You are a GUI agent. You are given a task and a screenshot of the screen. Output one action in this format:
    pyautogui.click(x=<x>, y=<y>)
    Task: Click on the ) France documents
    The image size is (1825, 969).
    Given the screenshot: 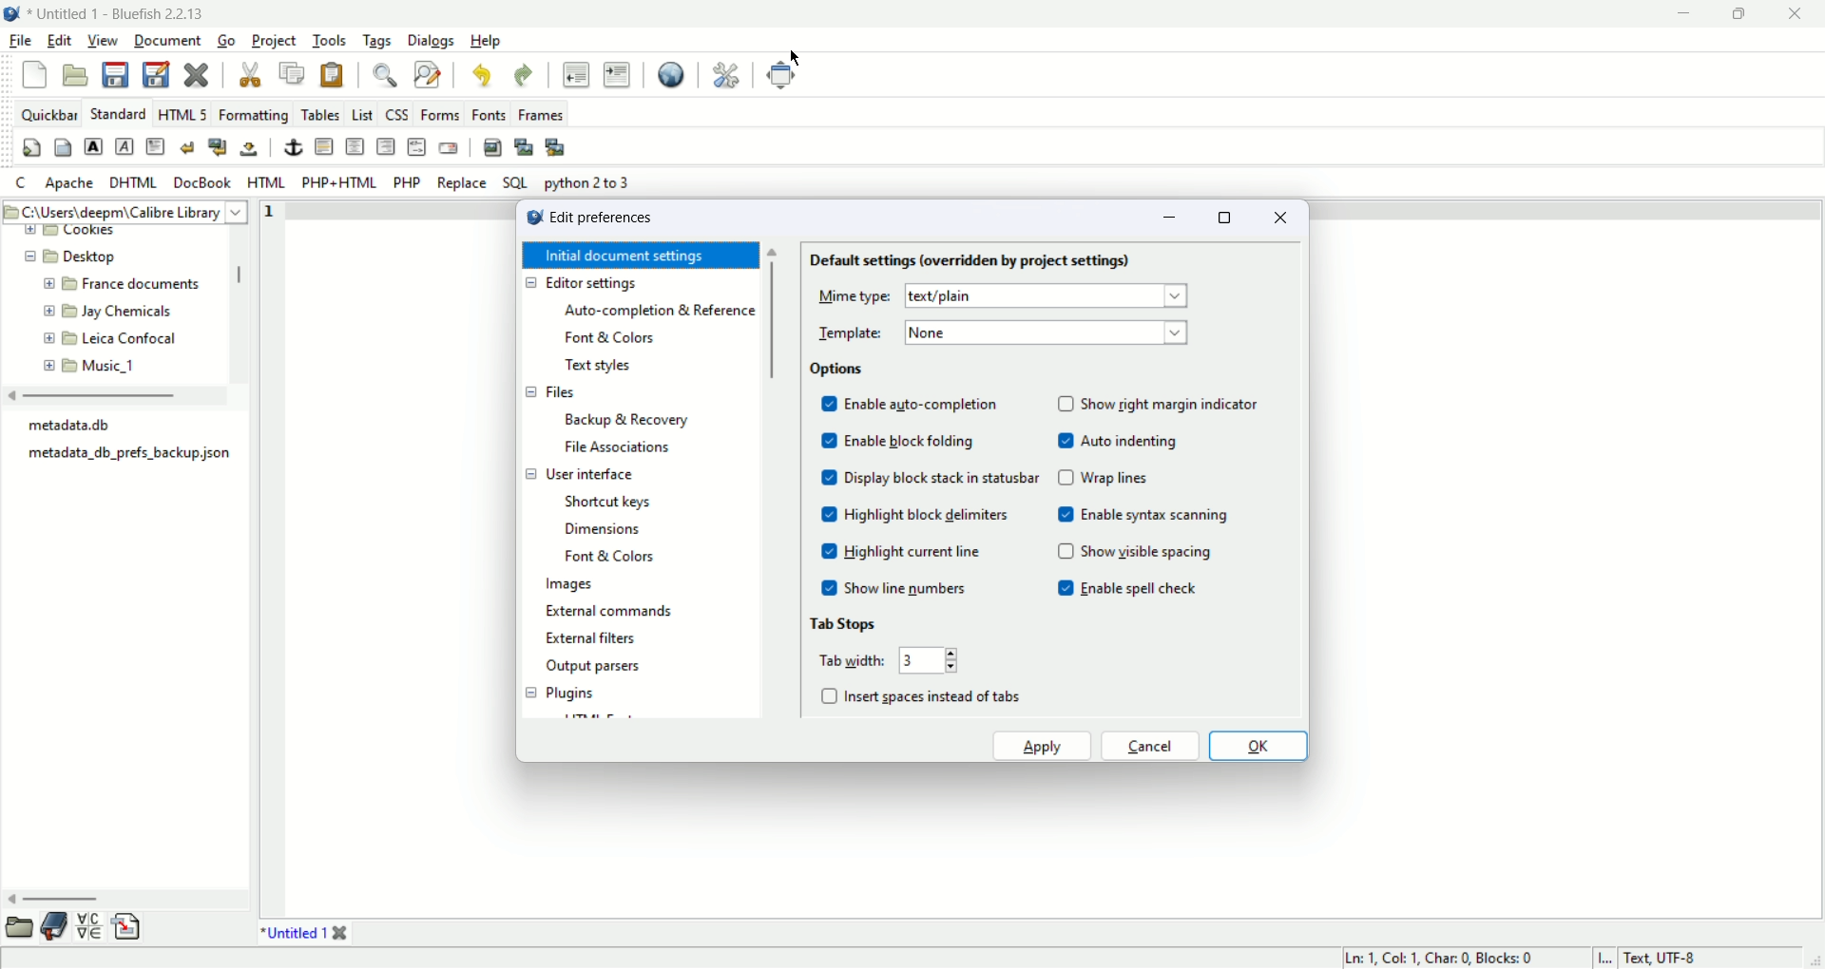 What is the action you would take?
    pyautogui.click(x=142, y=285)
    